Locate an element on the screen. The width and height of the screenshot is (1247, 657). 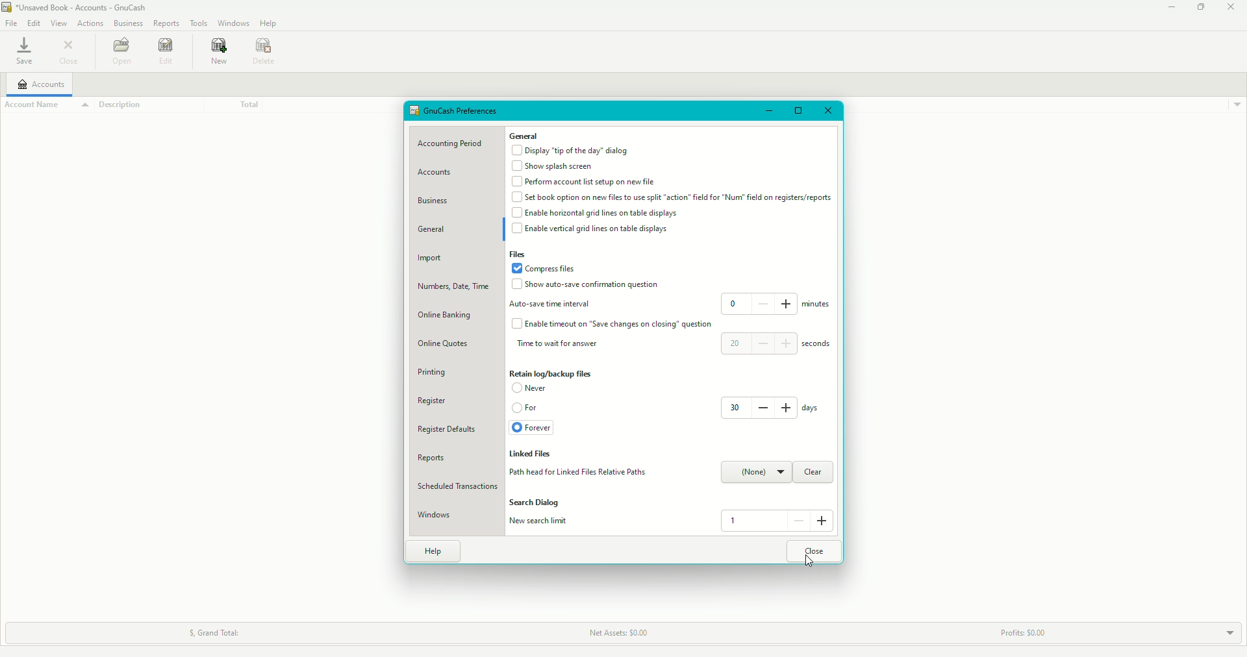
Reports is located at coordinates (429, 458).